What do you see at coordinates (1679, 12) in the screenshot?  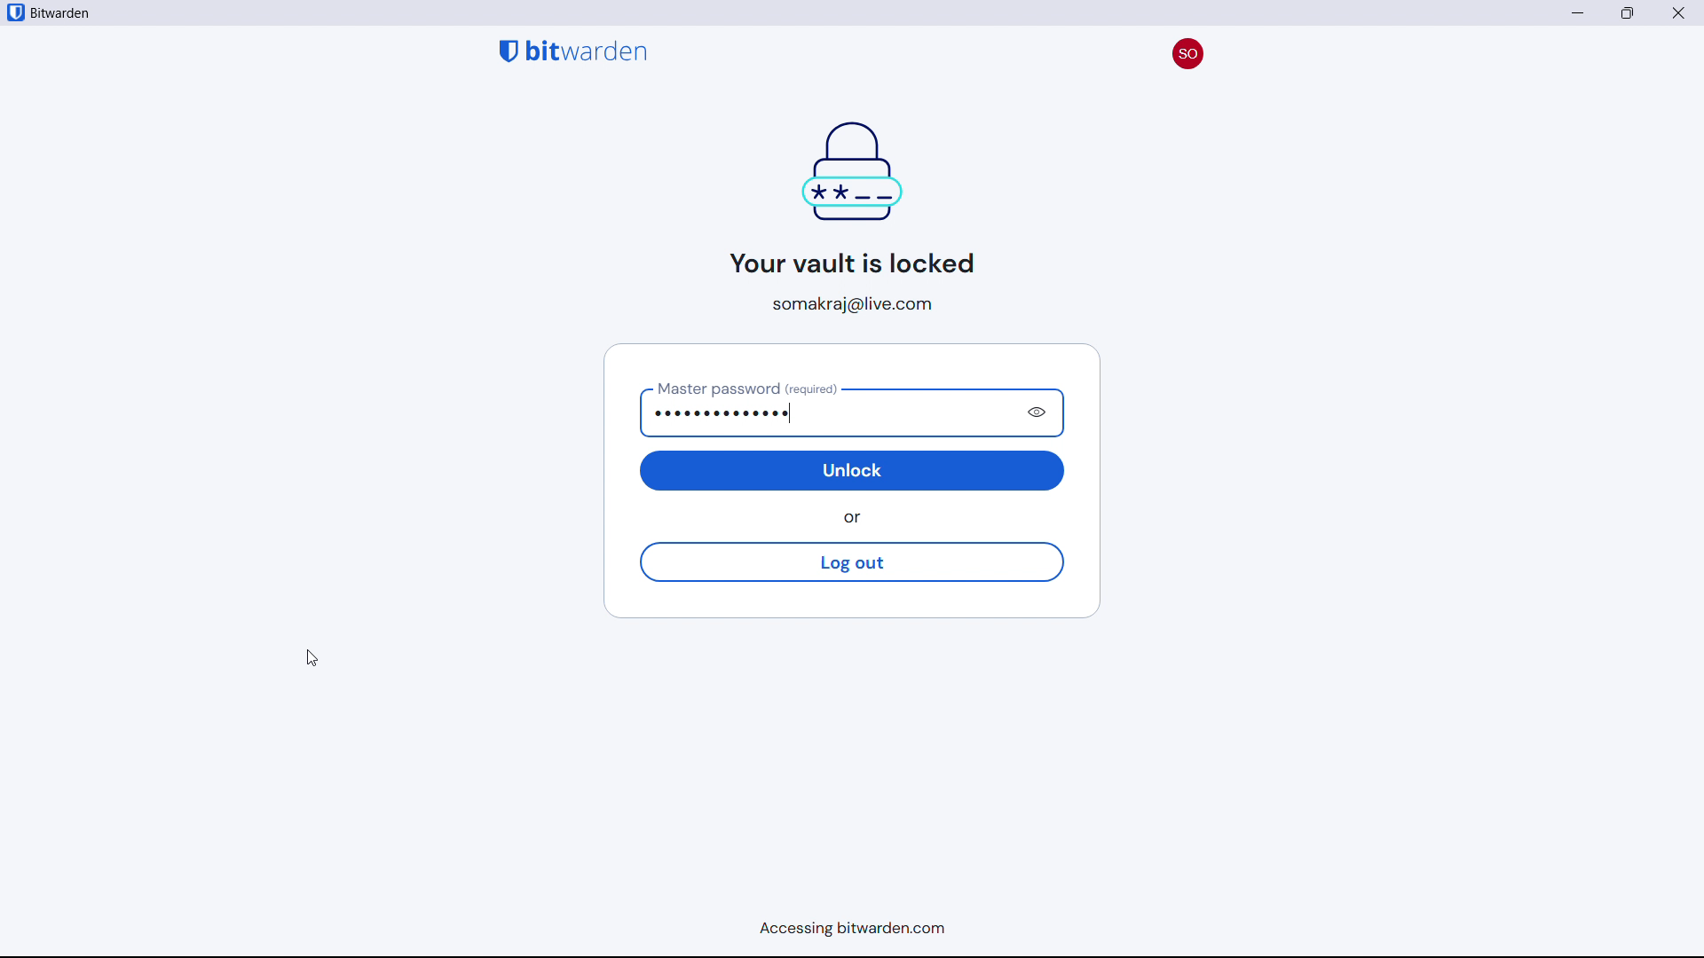 I see `close` at bounding box center [1679, 12].